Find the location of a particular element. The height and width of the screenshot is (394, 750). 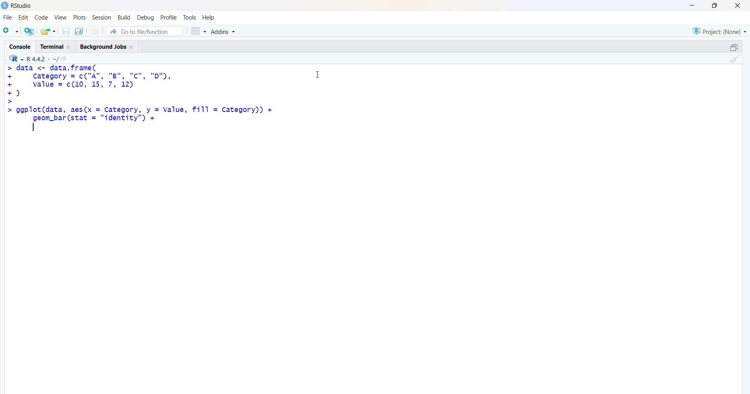

Console is located at coordinates (22, 46).